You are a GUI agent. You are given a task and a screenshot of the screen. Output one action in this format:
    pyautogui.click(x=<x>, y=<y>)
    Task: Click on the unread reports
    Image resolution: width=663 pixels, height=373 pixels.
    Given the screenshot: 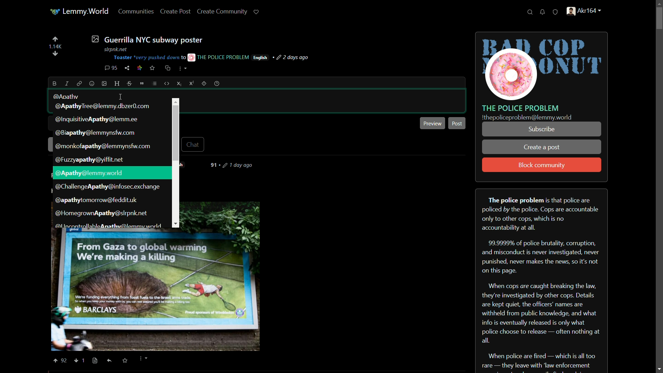 What is the action you would take?
    pyautogui.click(x=556, y=12)
    